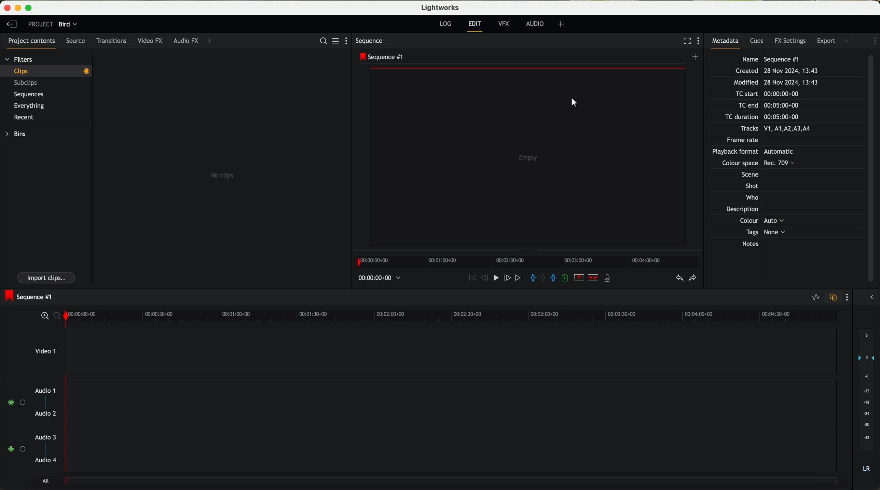  I want to click on video preview, so click(525, 154).